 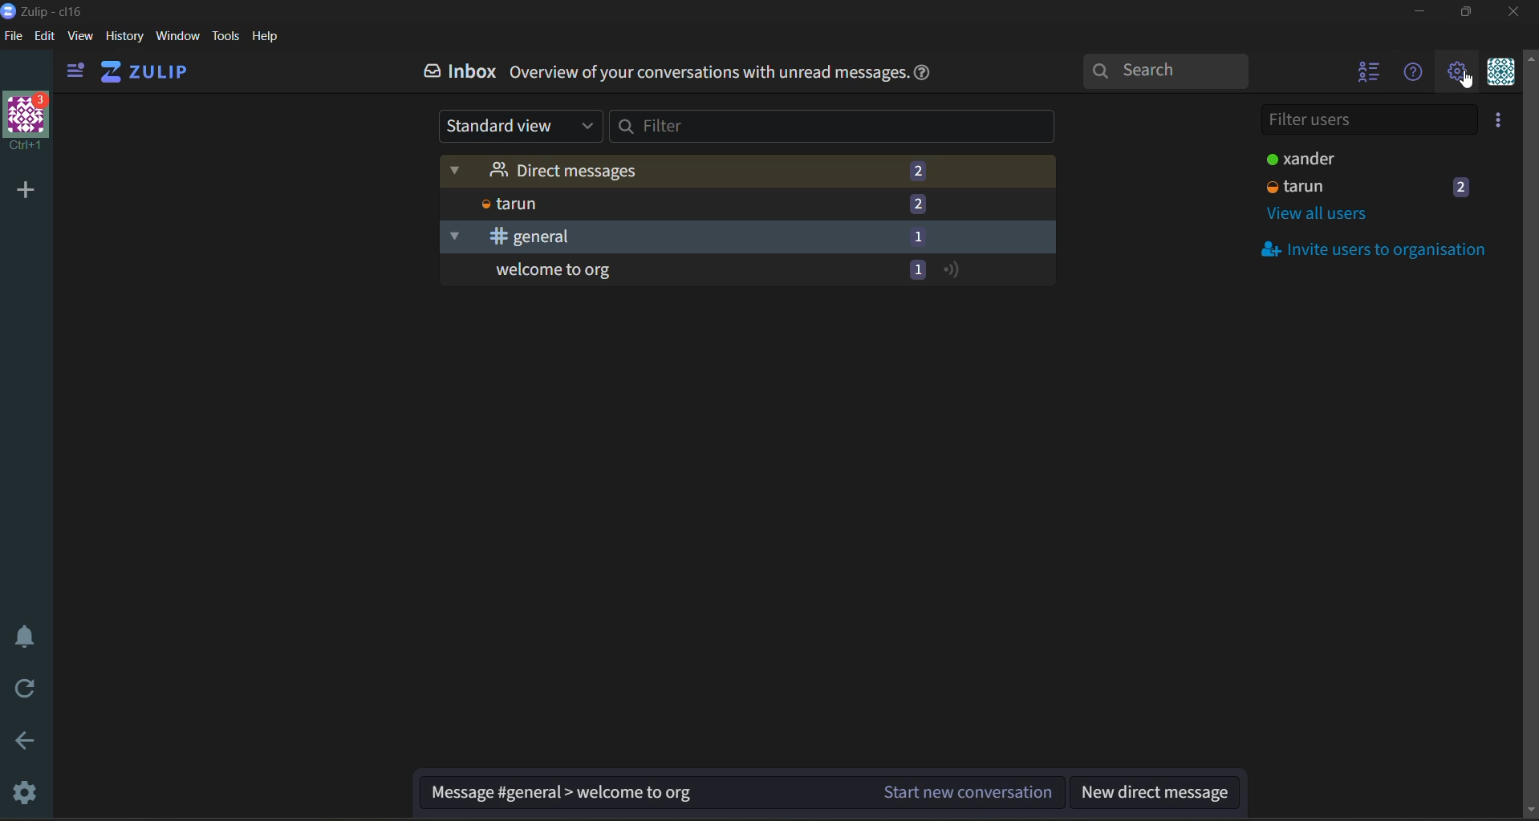 I want to click on invite users to organisation, so click(x=1378, y=248).